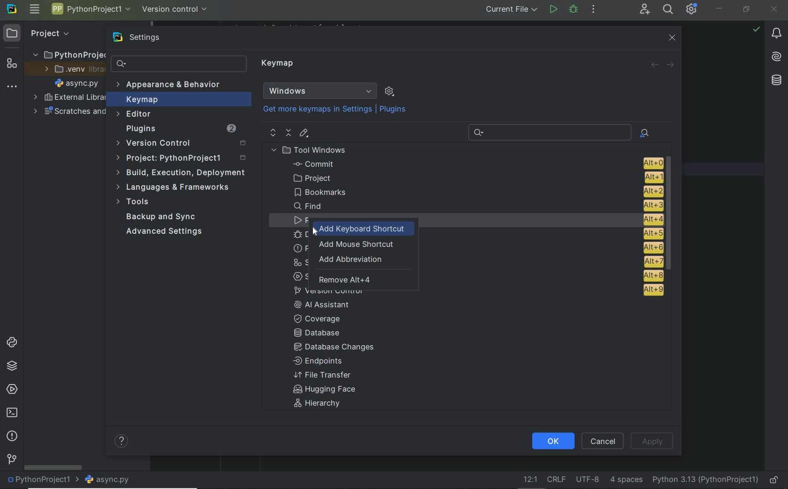 This screenshot has height=489, width=788. Describe the element at coordinates (394, 110) in the screenshot. I see `Plugins` at that location.